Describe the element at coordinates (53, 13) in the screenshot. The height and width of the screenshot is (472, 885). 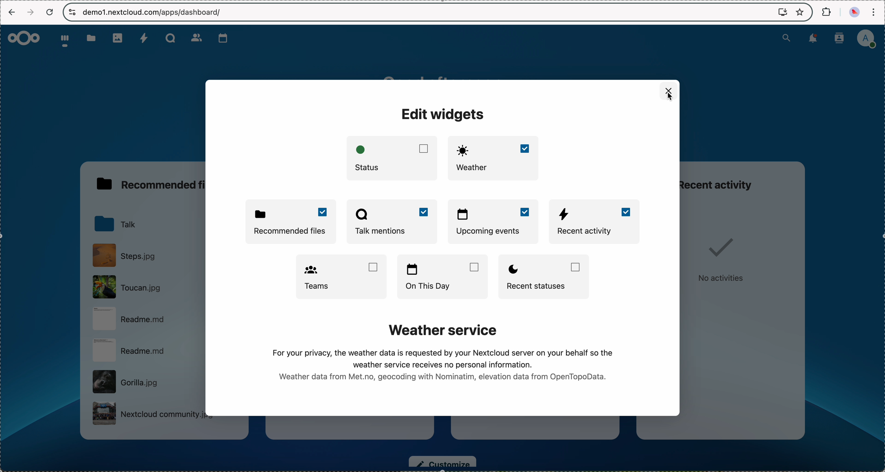
I see `refresh the page` at that location.